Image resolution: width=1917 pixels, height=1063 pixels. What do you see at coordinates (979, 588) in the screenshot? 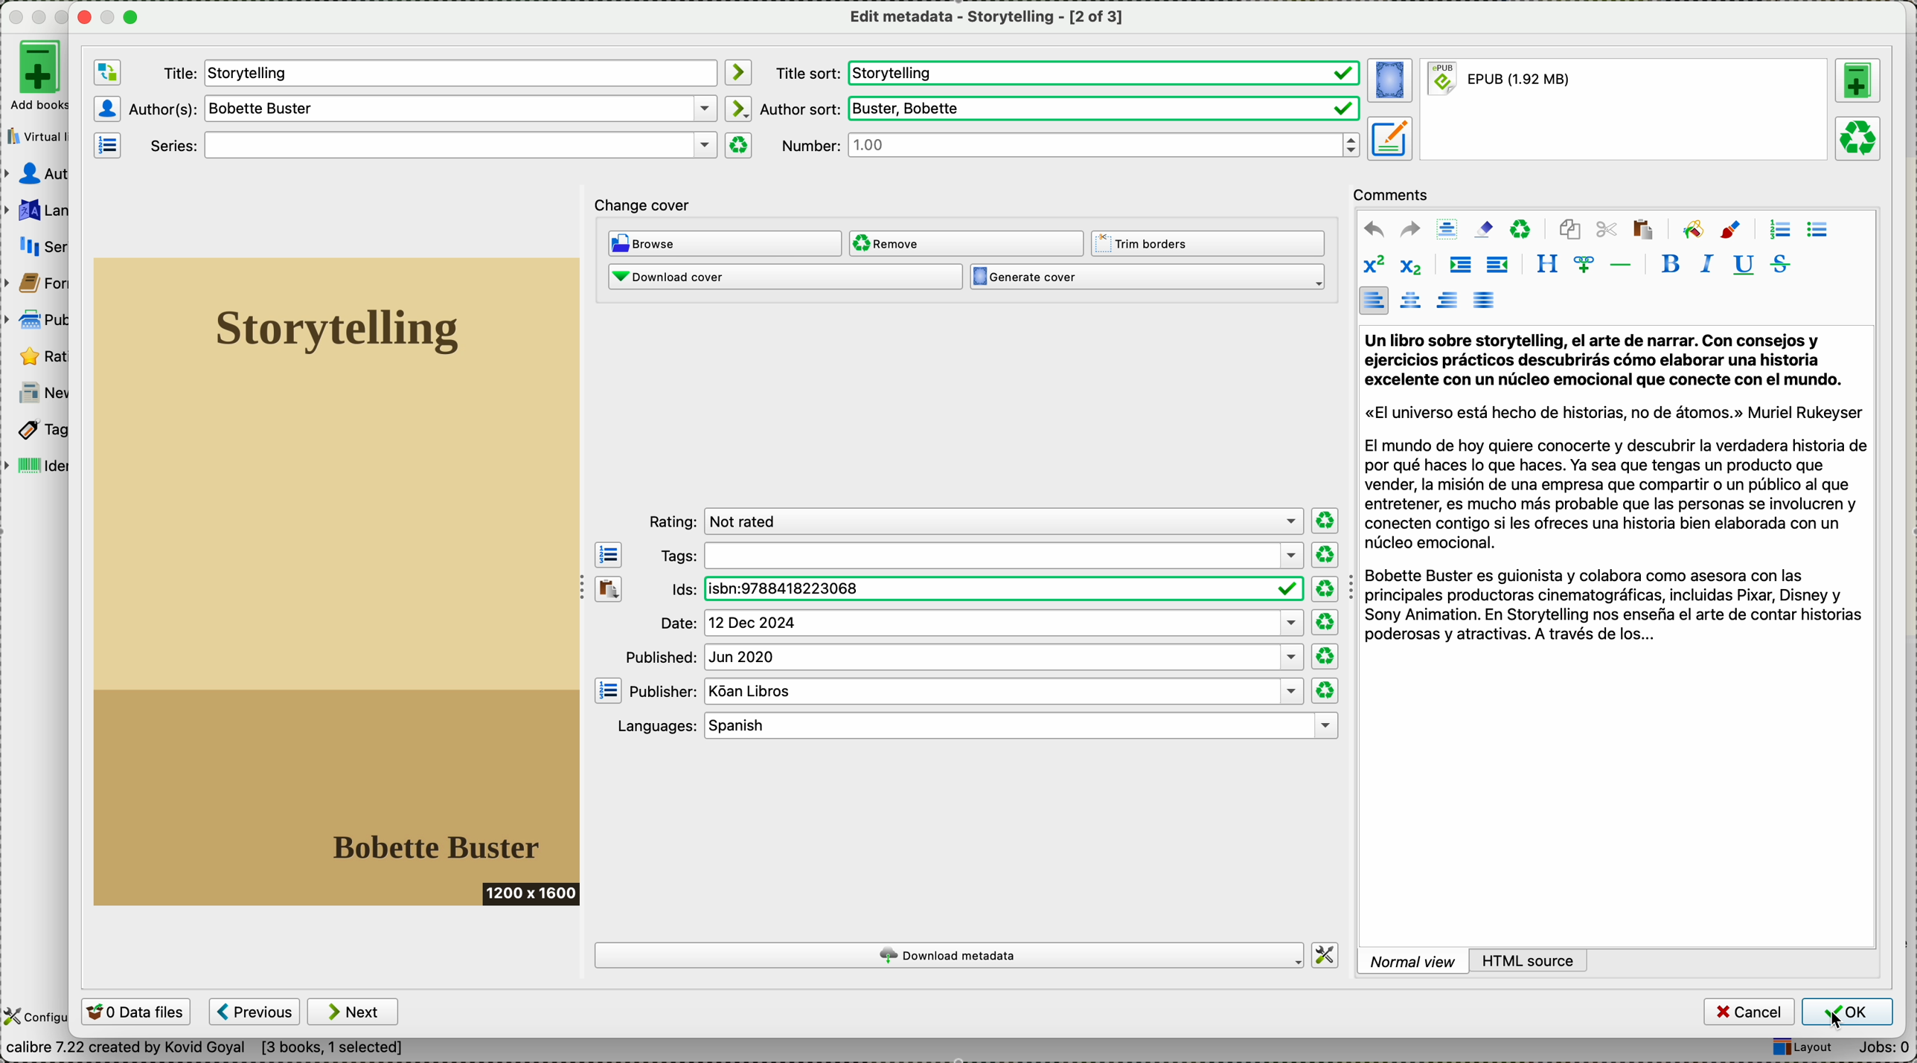
I see `ids` at bounding box center [979, 588].